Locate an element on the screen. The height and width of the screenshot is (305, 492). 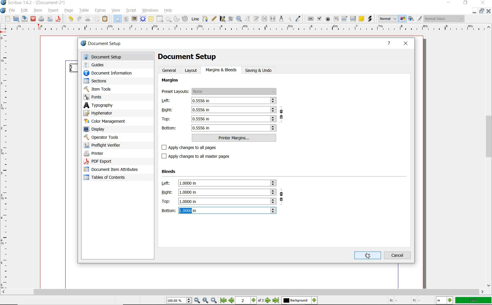
page is located at coordinates (69, 11).